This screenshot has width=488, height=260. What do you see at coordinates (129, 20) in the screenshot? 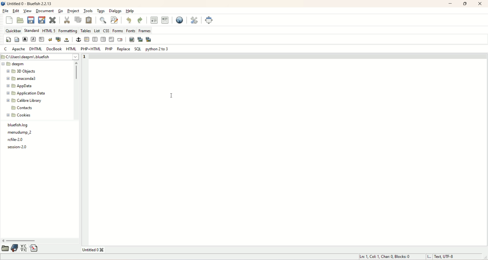
I see `undo` at bounding box center [129, 20].